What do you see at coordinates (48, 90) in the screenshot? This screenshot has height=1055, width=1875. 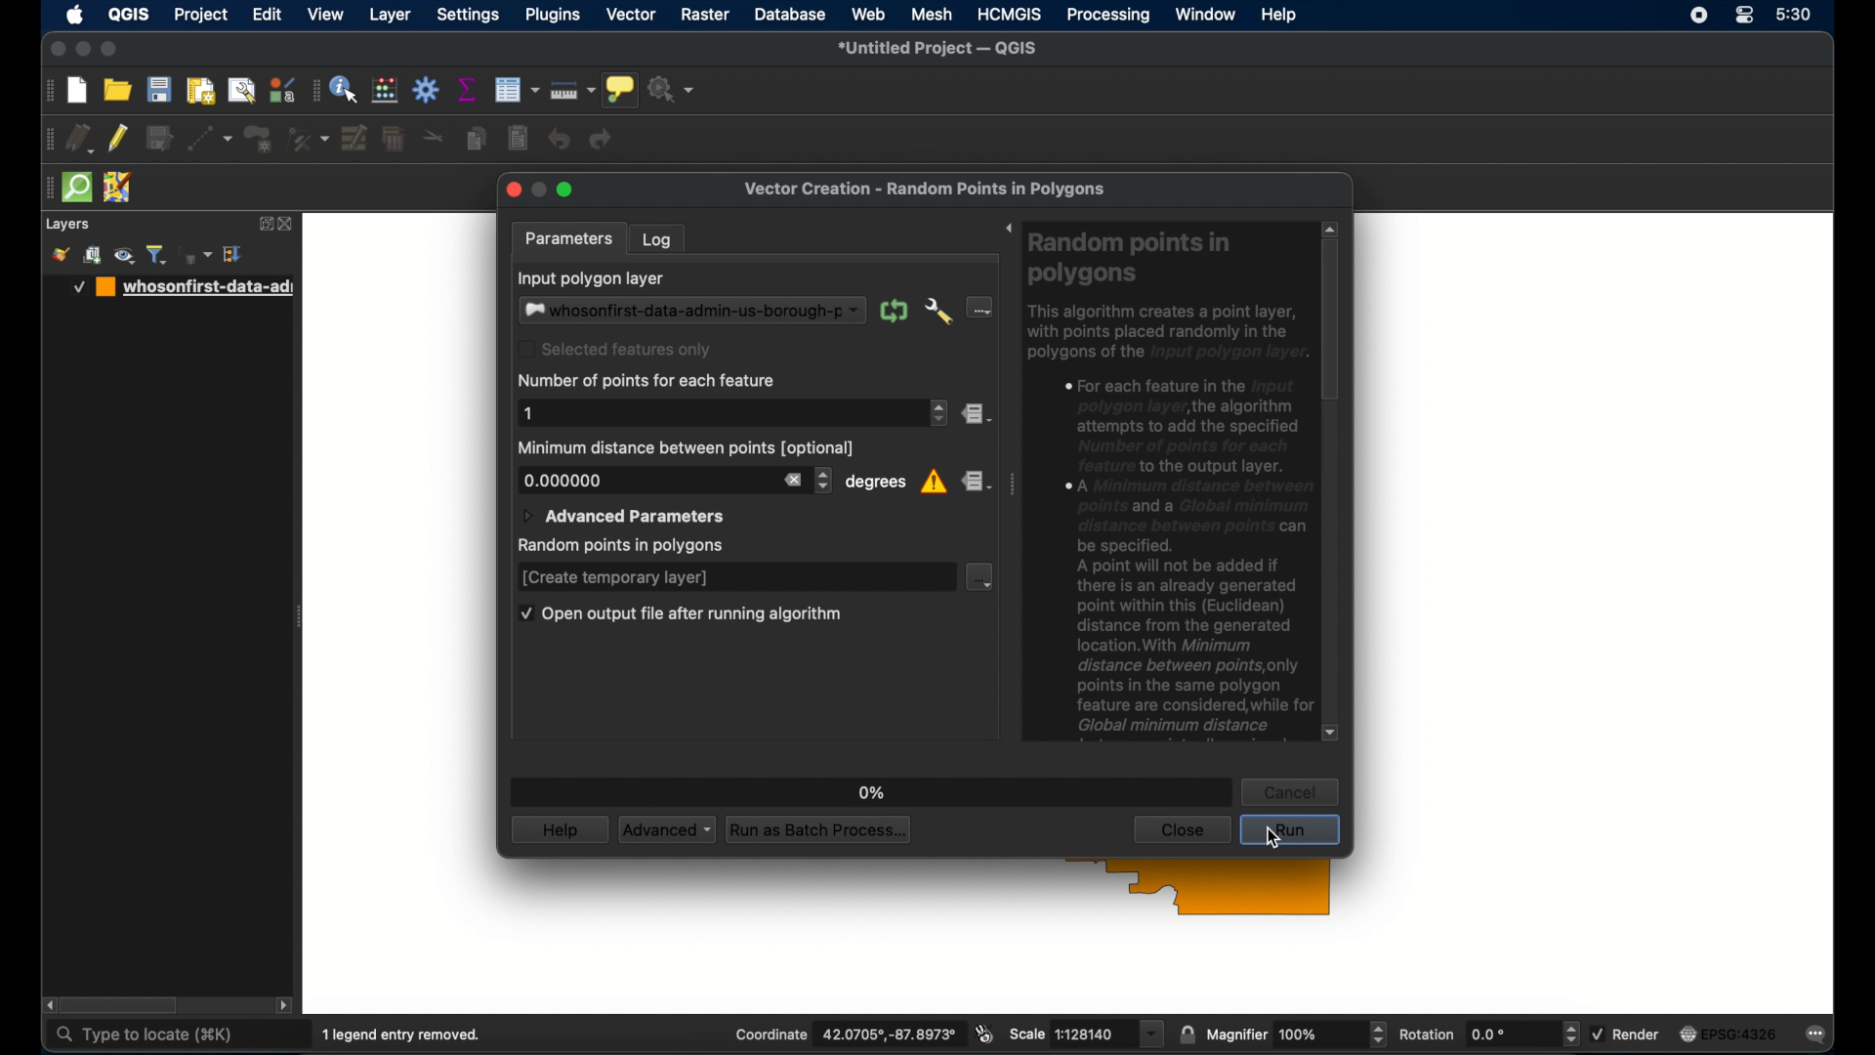 I see `drag handle` at bounding box center [48, 90].